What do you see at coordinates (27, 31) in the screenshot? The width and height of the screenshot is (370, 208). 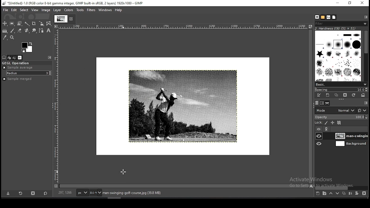 I see `healing tool` at bounding box center [27, 31].